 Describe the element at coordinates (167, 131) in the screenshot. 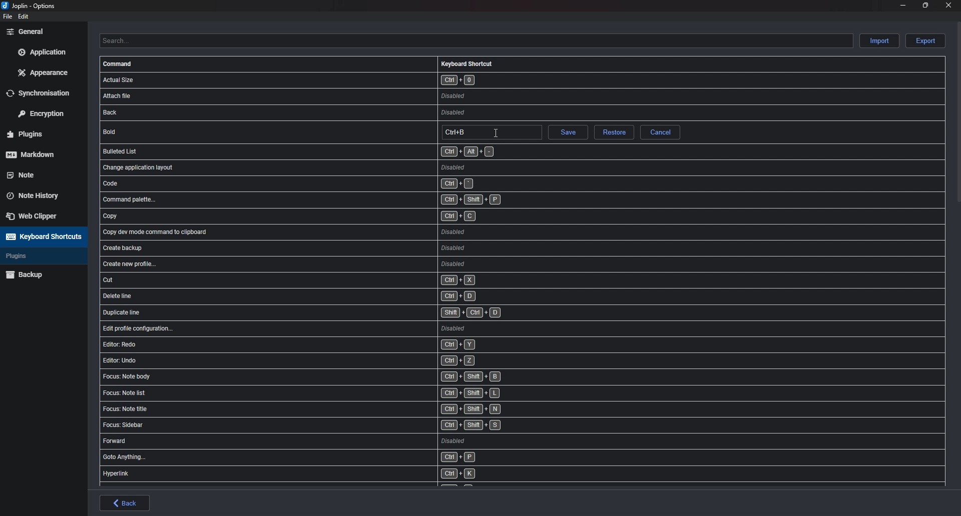

I see `bold` at that location.